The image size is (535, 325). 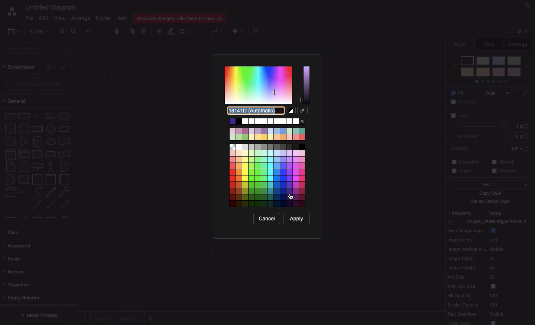 I want to click on Unsaved changes. click here to save, so click(x=181, y=18).